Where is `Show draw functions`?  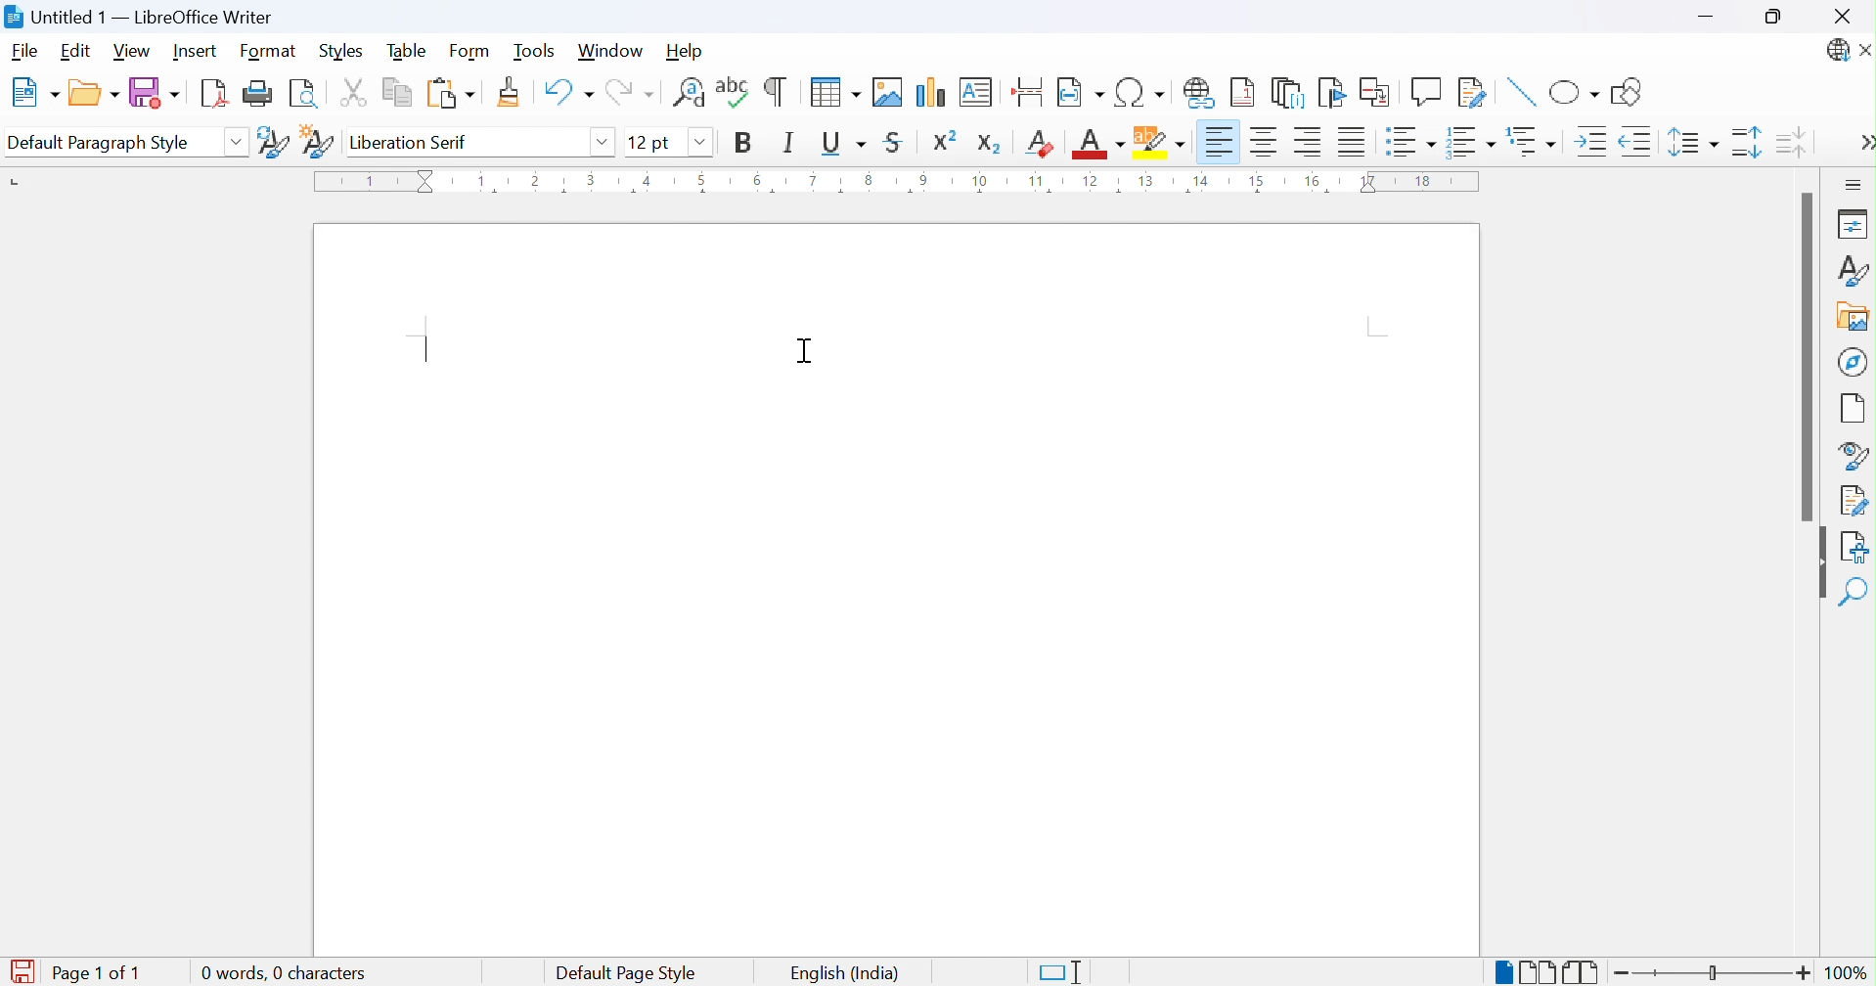
Show draw functions is located at coordinates (1631, 90).